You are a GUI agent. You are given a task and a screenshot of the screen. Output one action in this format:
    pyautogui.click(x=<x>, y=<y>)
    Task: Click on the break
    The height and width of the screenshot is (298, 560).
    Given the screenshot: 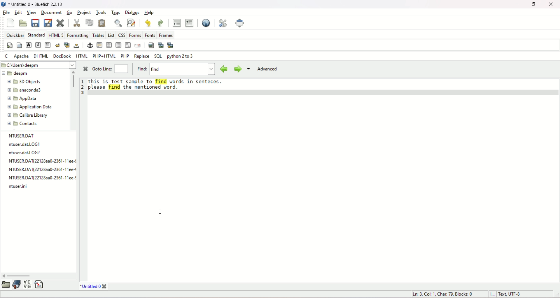 What is the action you would take?
    pyautogui.click(x=58, y=46)
    